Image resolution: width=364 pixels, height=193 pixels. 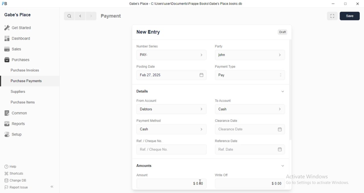 What do you see at coordinates (141, 175) in the screenshot?
I see `Amount` at bounding box center [141, 175].